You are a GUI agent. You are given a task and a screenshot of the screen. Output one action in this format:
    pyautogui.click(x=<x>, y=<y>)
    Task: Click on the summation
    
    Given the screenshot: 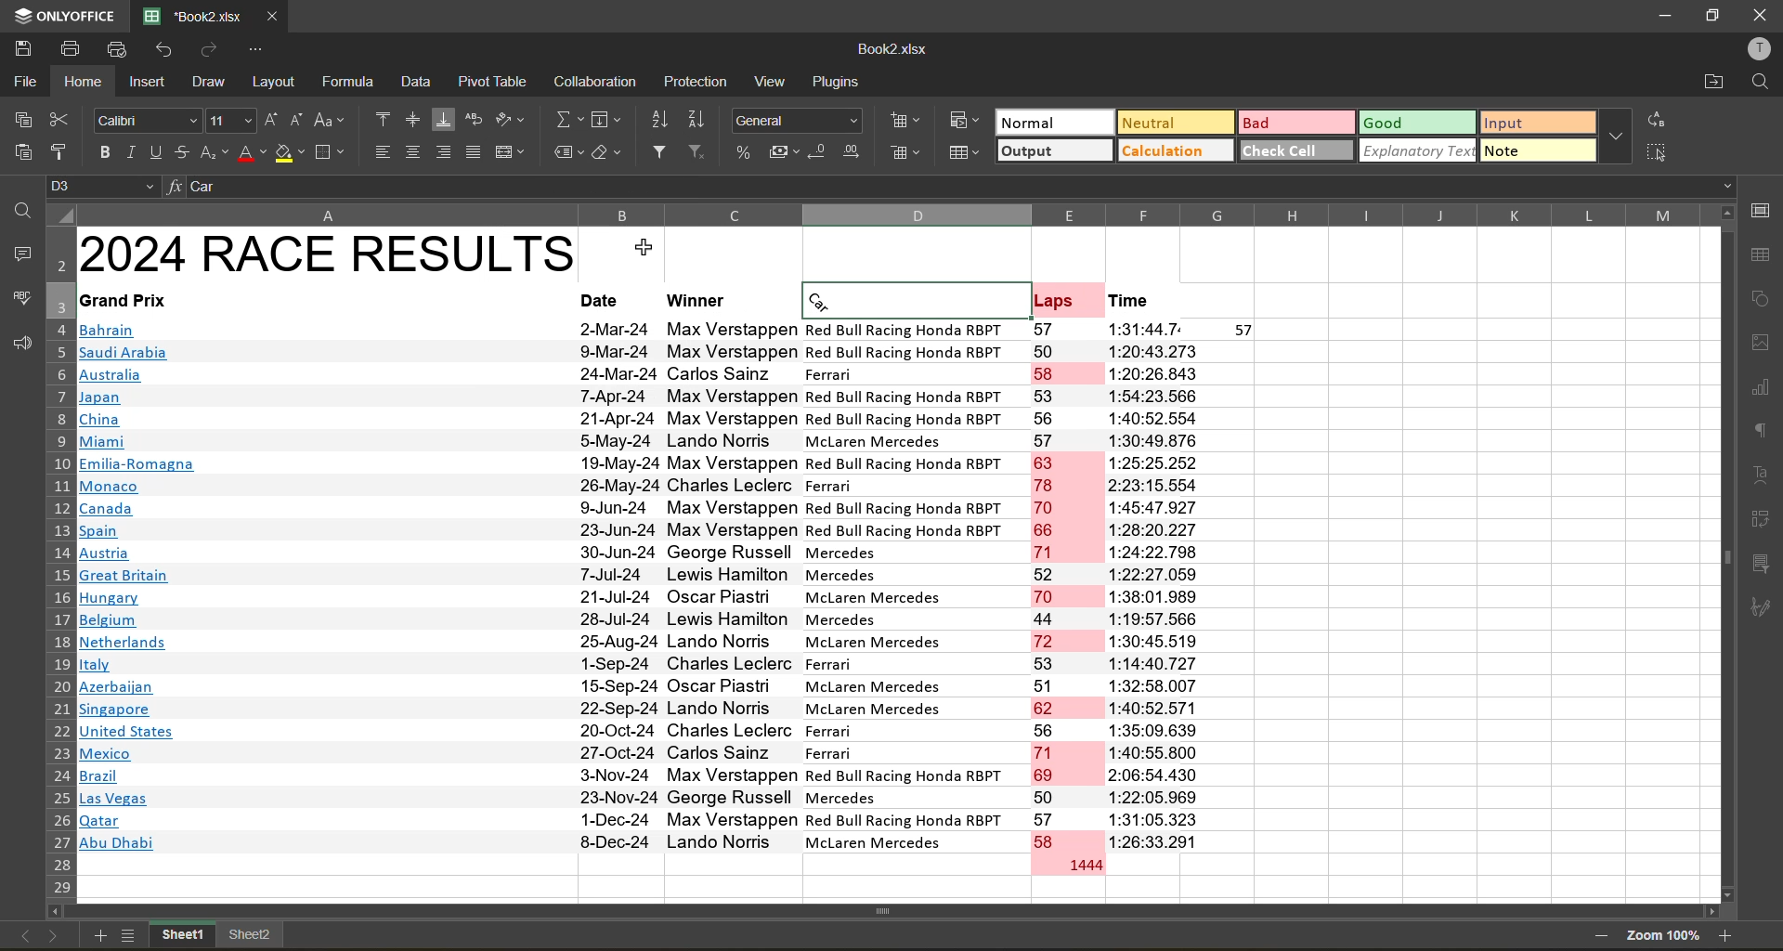 What is the action you would take?
    pyautogui.click(x=566, y=118)
    